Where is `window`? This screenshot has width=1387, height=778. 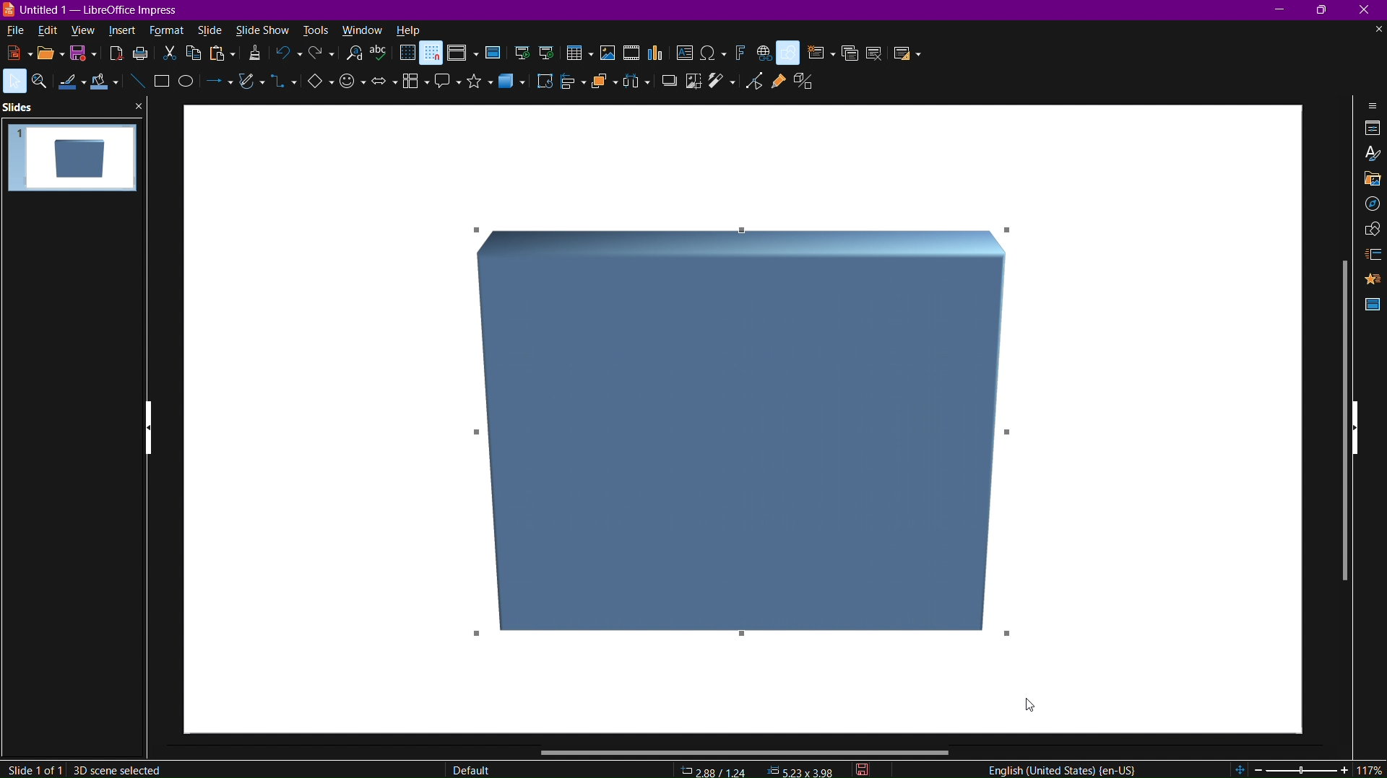
window is located at coordinates (361, 28).